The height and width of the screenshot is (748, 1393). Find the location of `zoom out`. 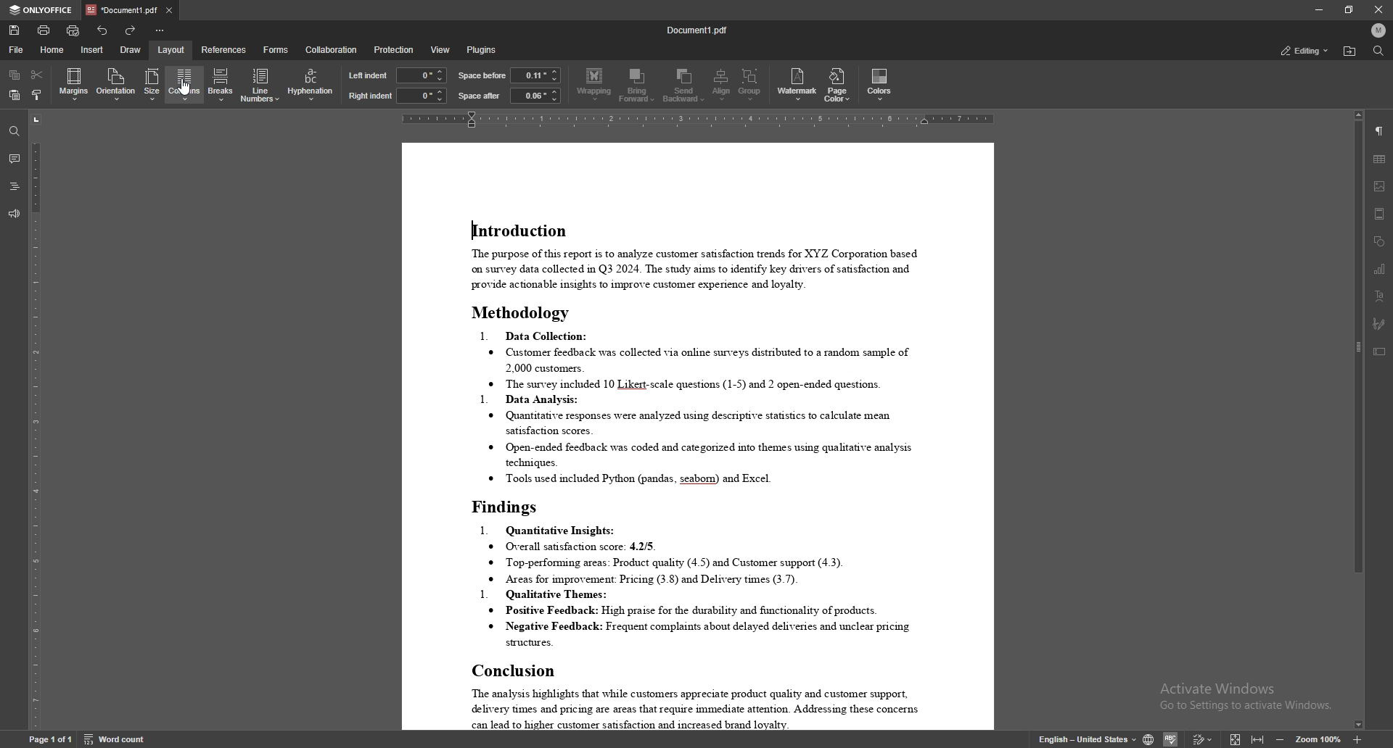

zoom out is located at coordinates (1282, 738).